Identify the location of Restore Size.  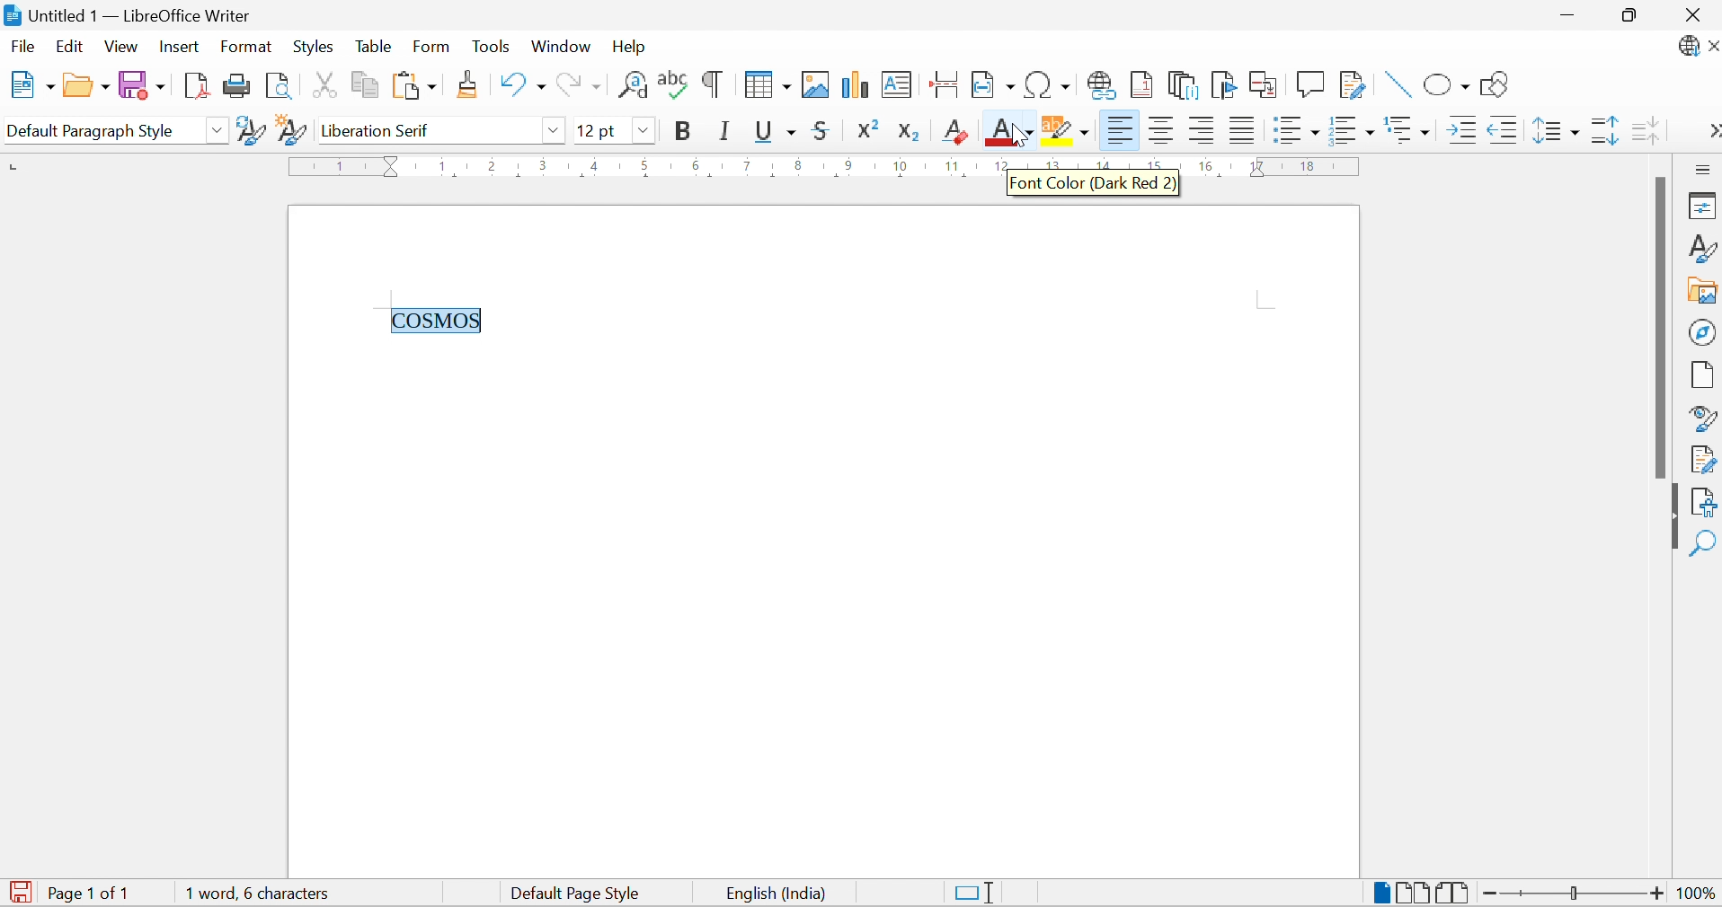
(1631, 19).